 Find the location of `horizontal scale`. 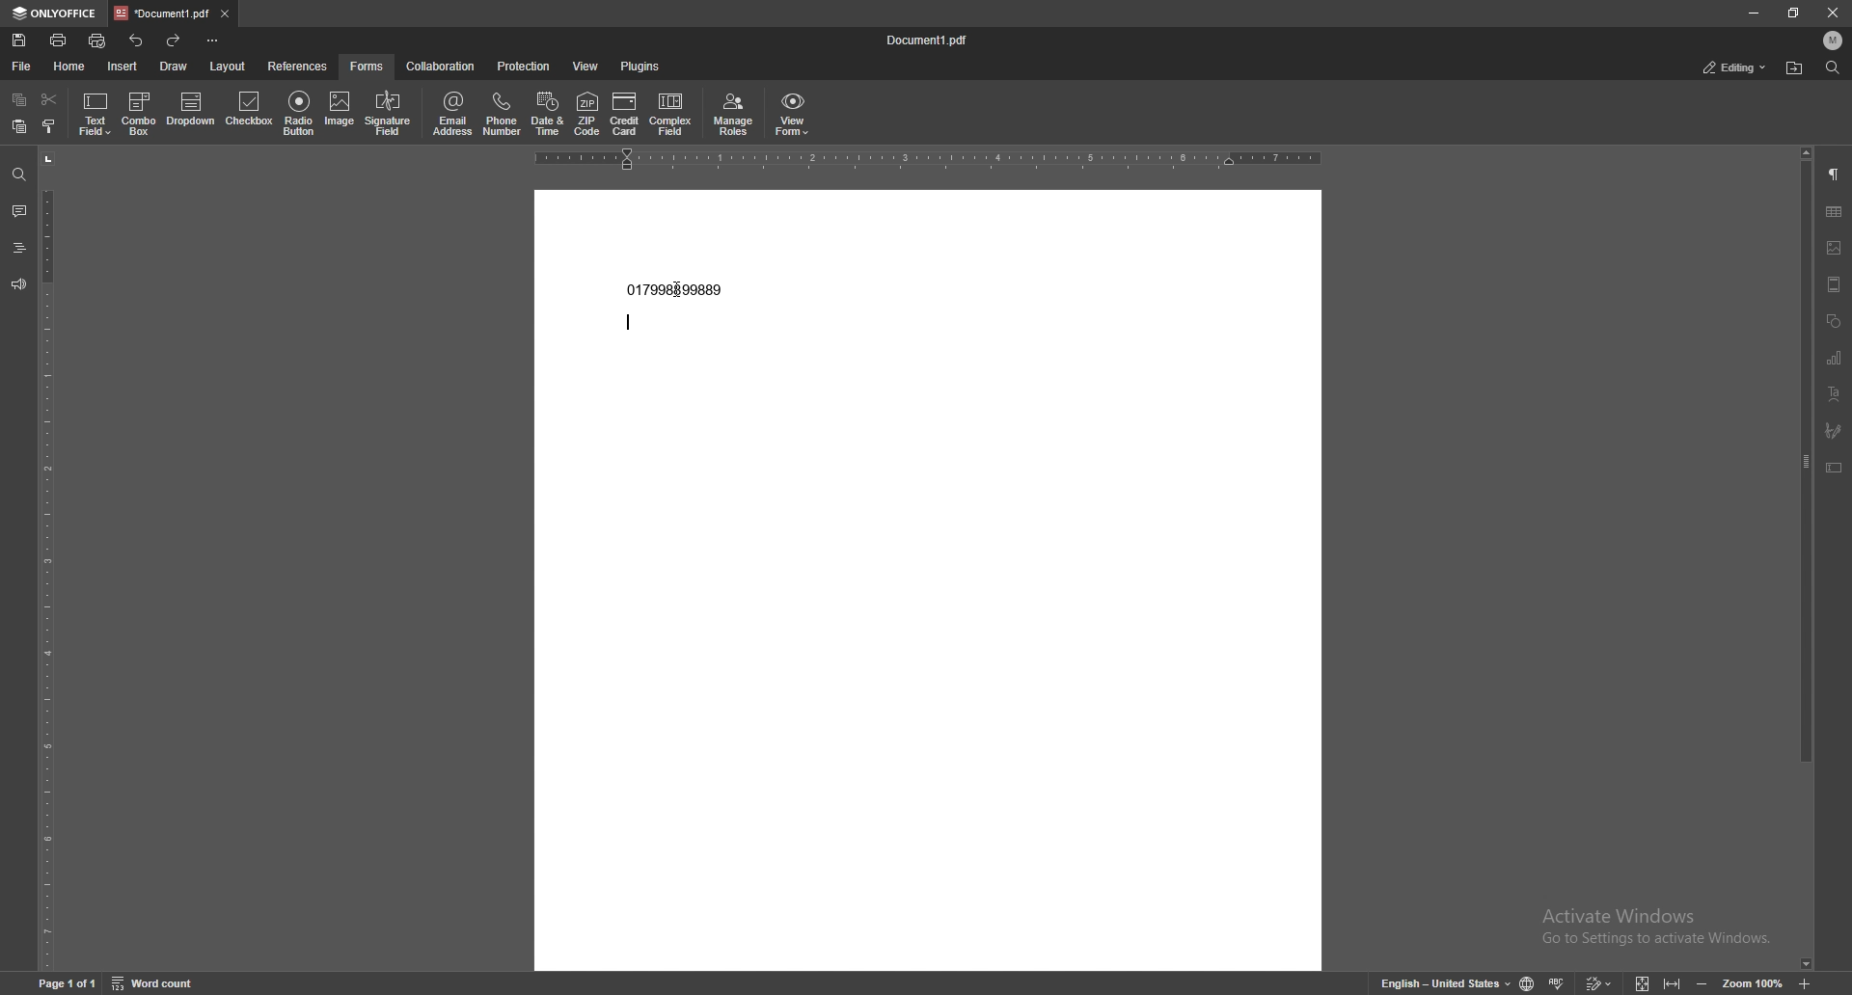

horizontal scale is located at coordinates (929, 159).